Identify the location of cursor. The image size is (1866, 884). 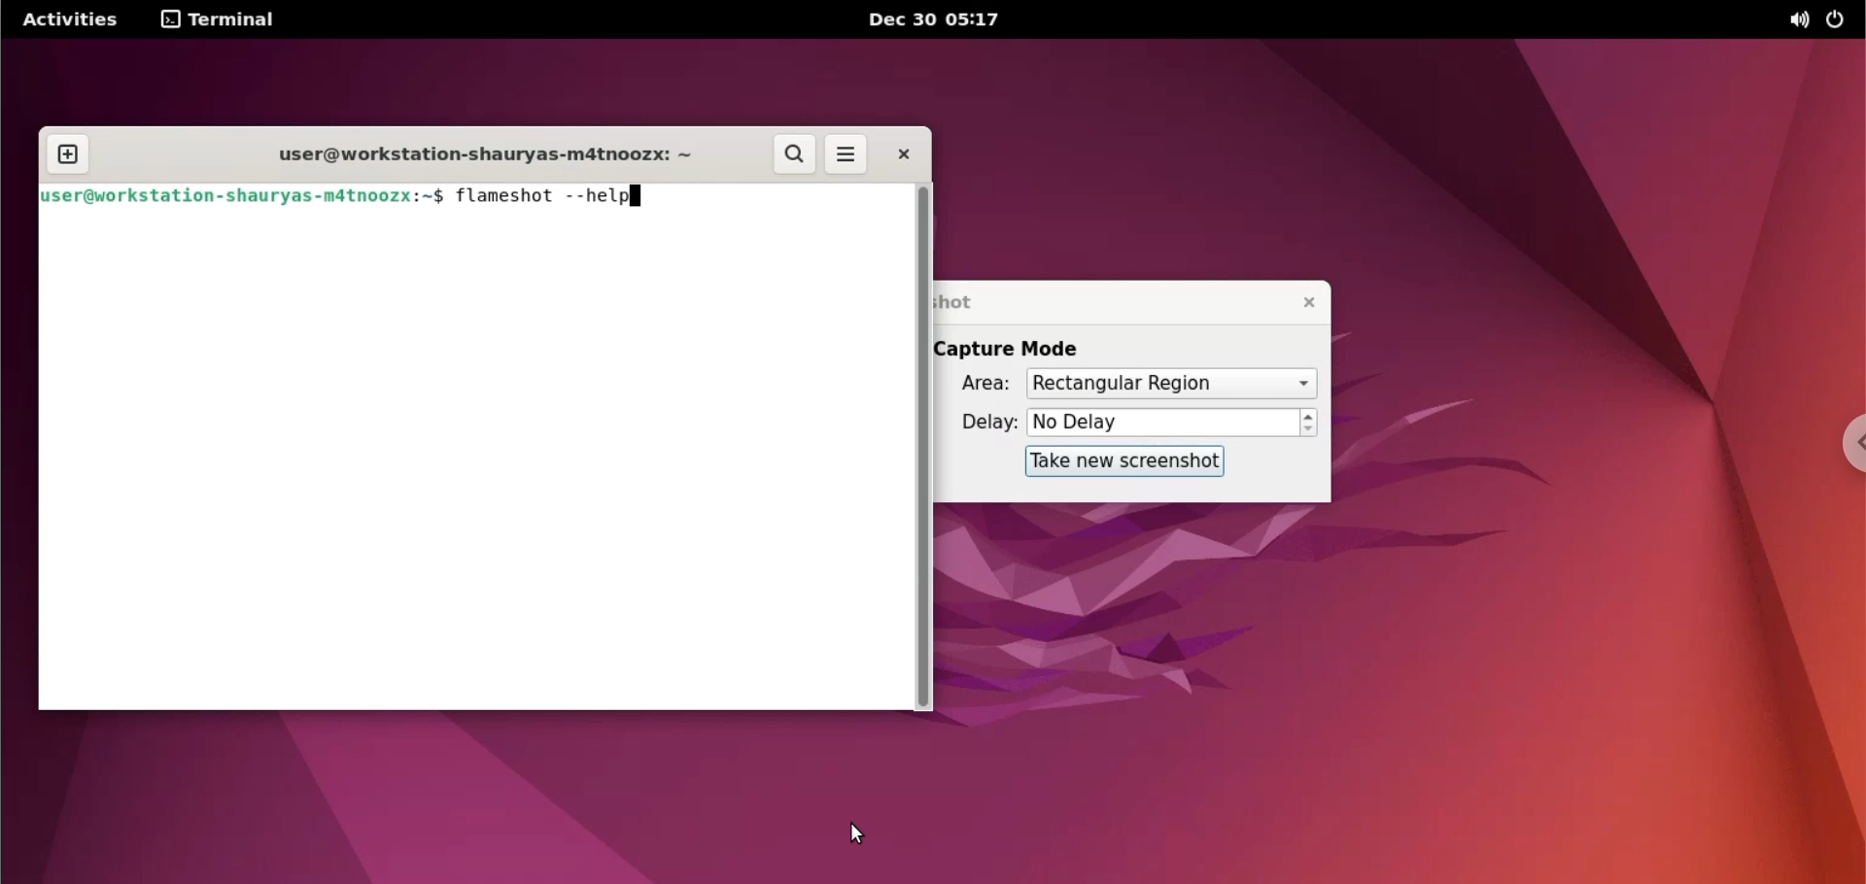
(854, 833).